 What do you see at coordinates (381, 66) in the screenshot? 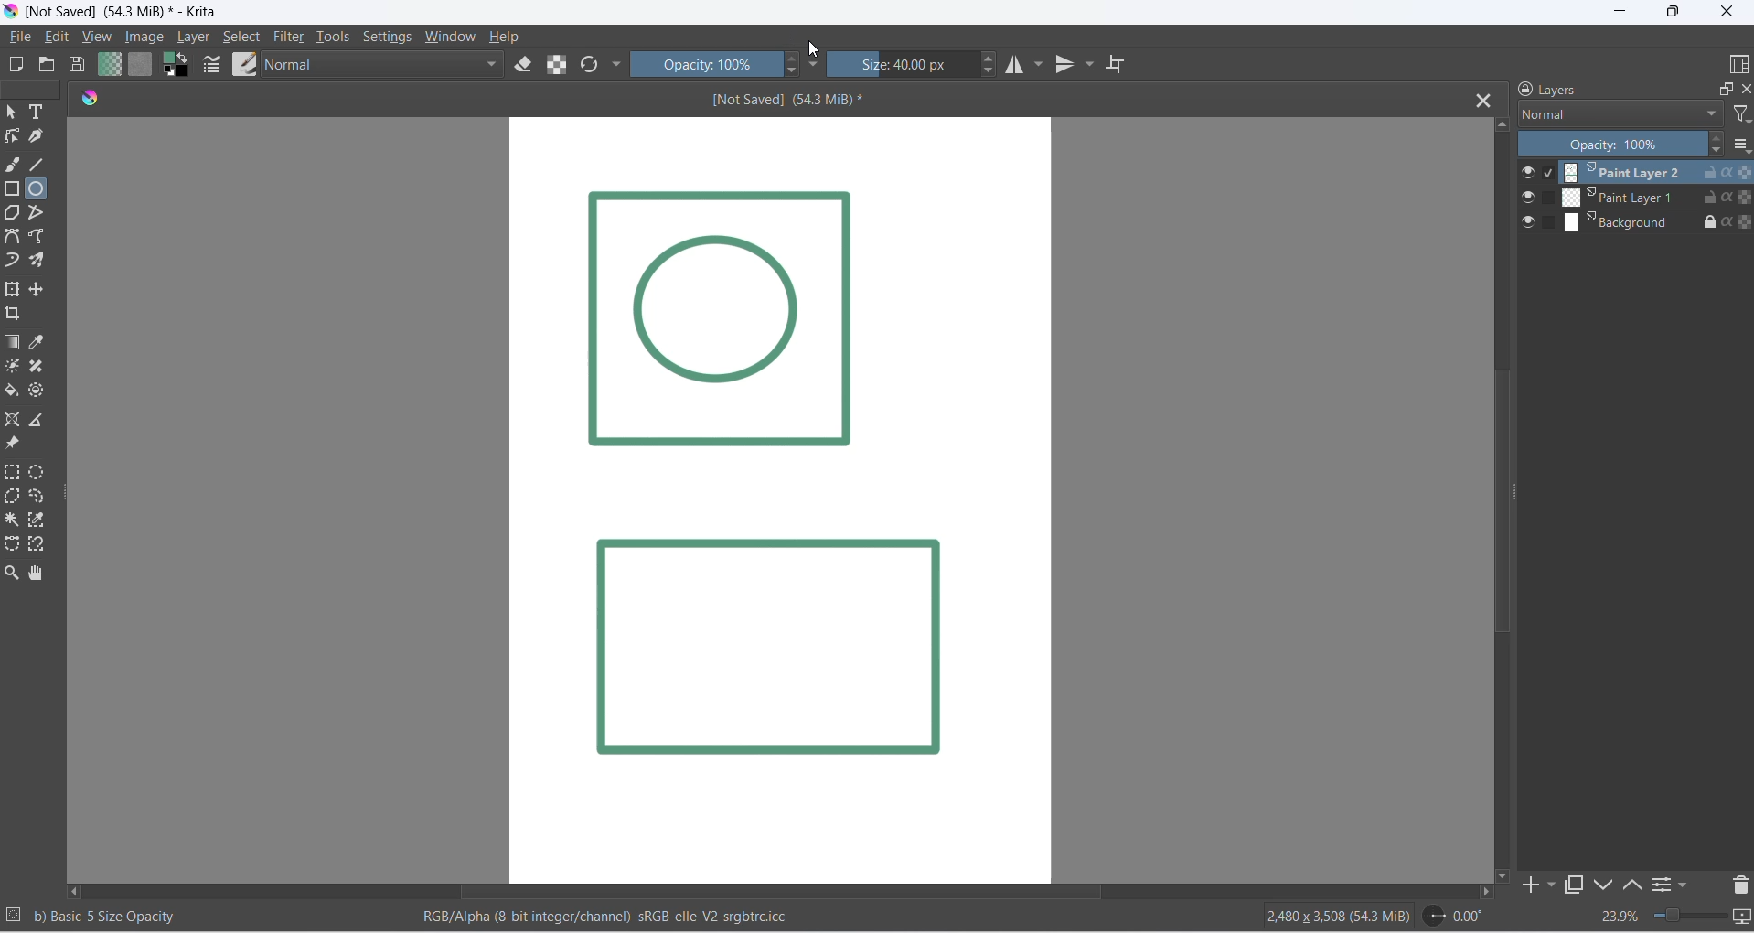
I see `blending mode` at bounding box center [381, 66].